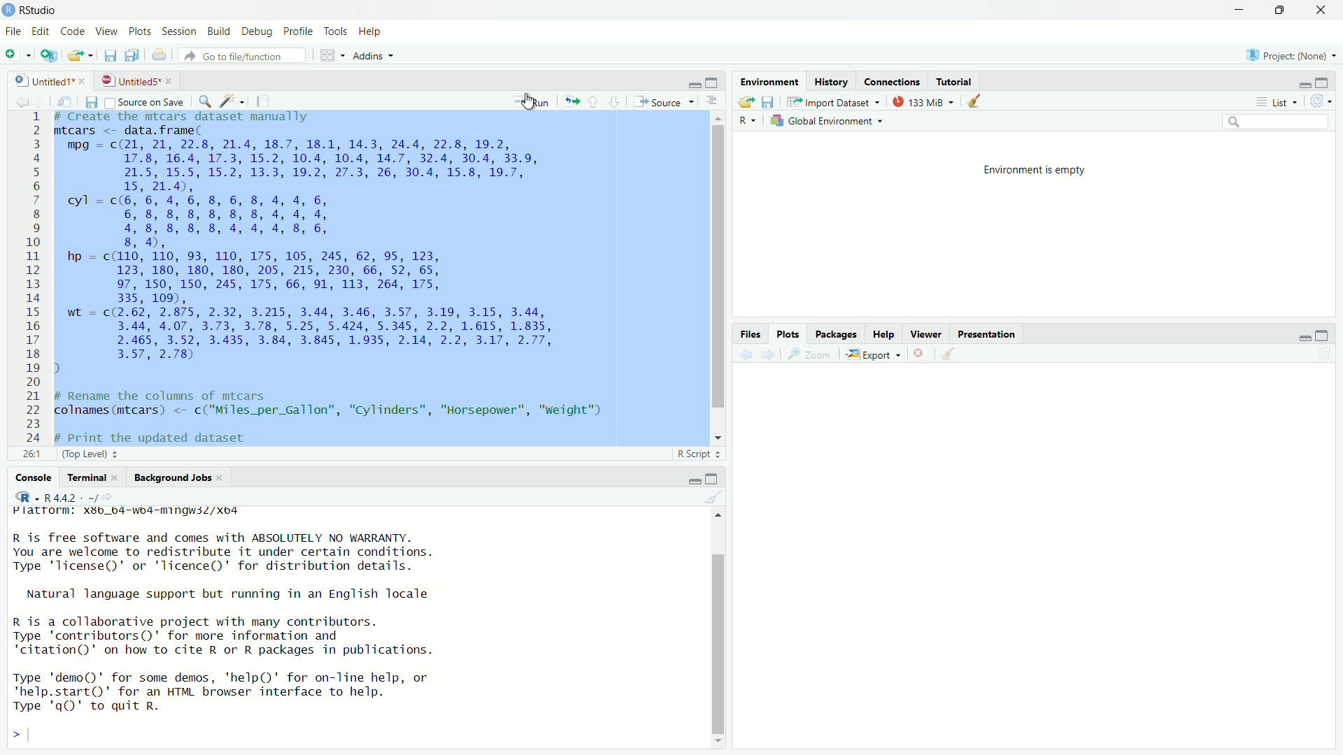  Describe the element at coordinates (527, 104) in the screenshot. I see `cursor` at that location.